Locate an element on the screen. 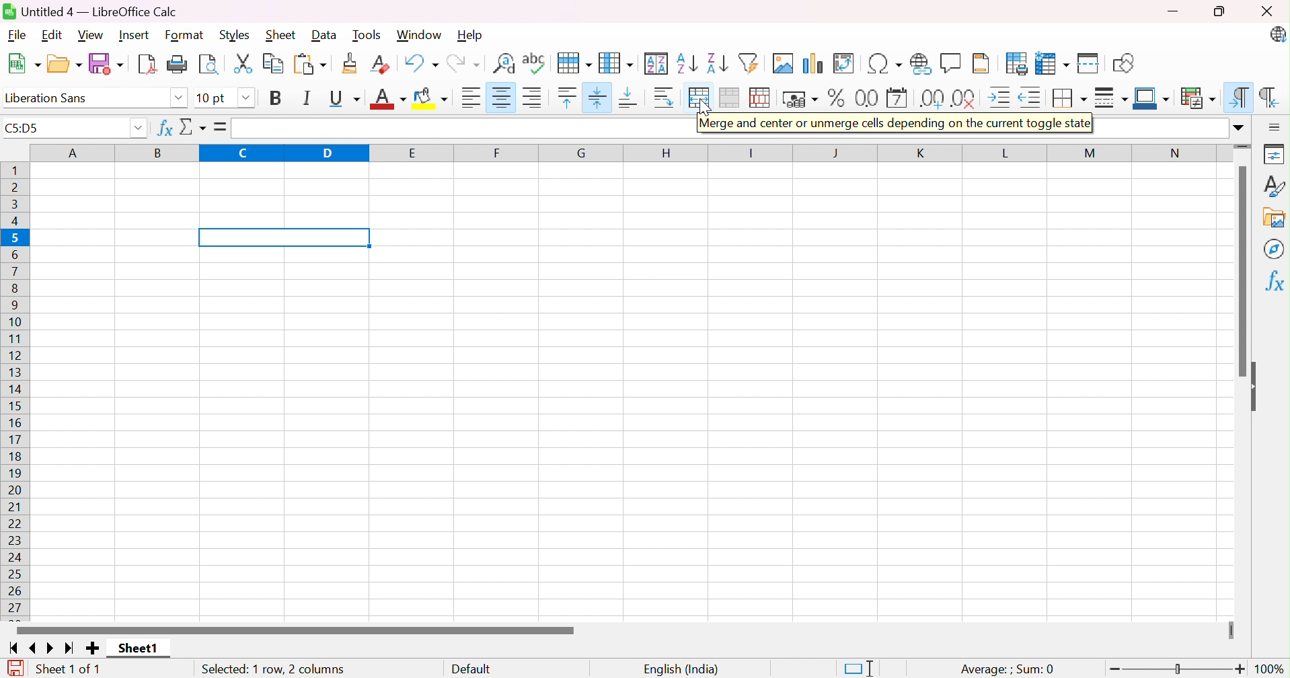 The width and height of the screenshot is (1290, 678). Scroll to last sheet is located at coordinates (71, 650).